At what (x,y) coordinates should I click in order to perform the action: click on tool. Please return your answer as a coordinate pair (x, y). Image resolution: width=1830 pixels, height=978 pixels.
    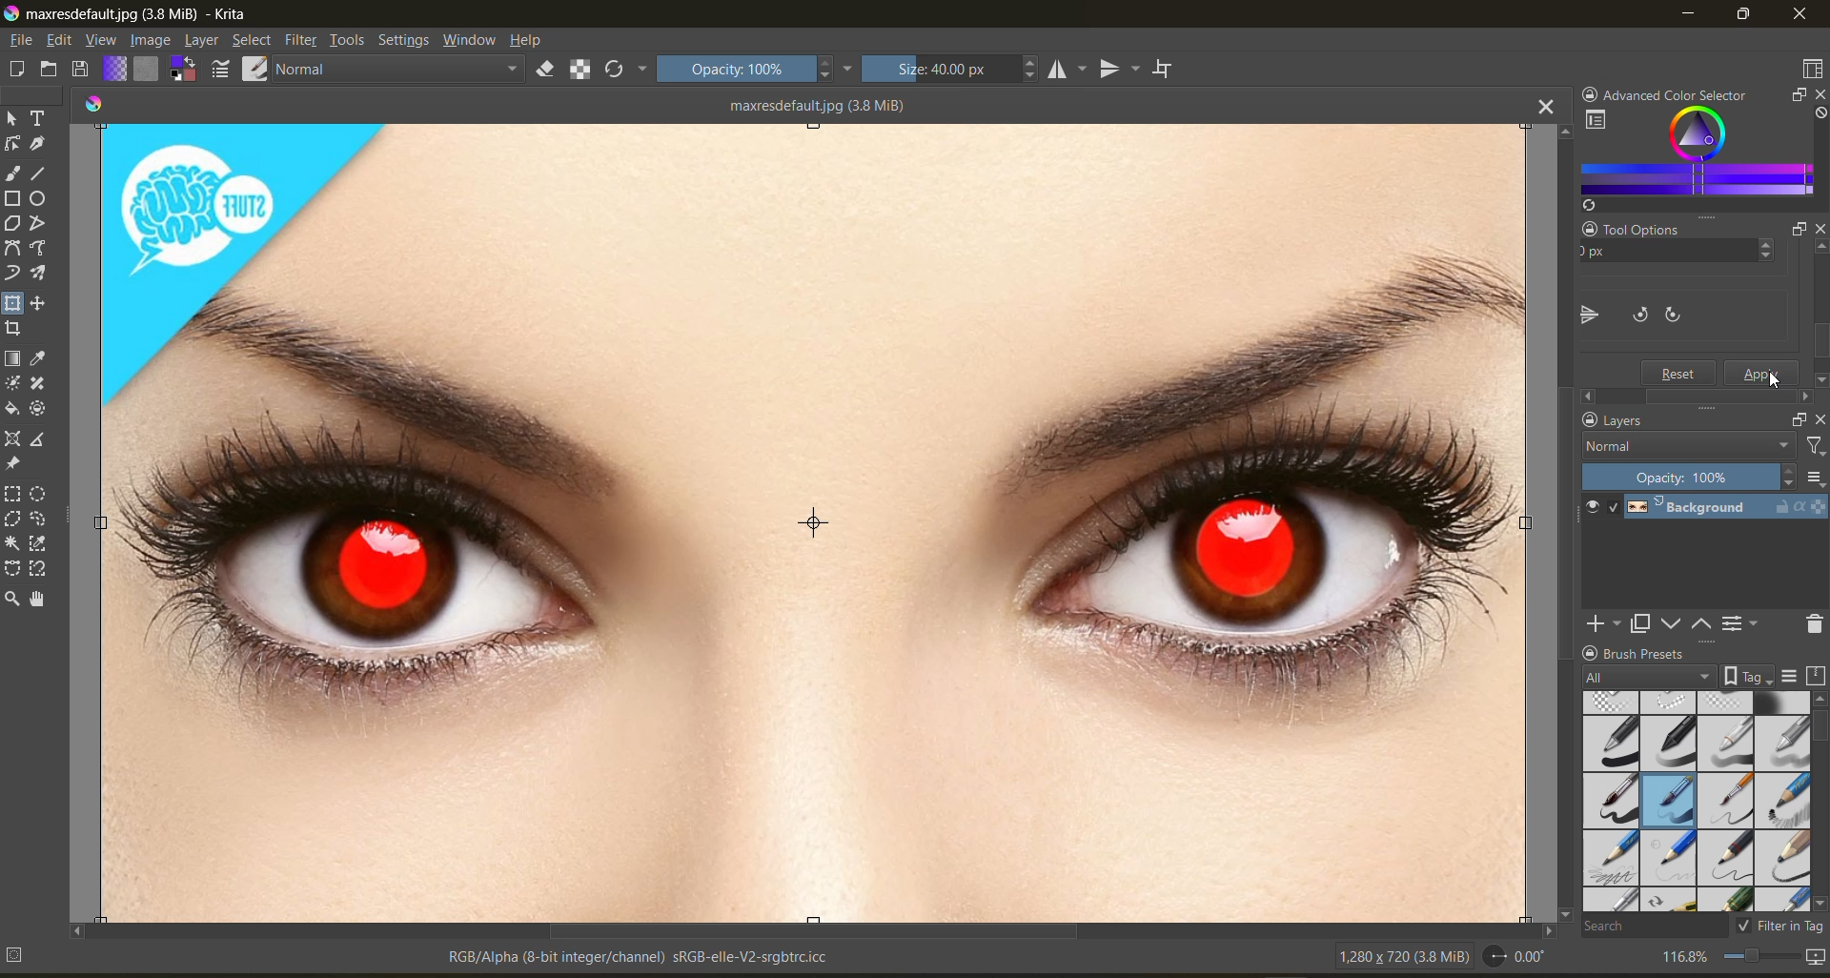
    Looking at the image, I should click on (13, 495).